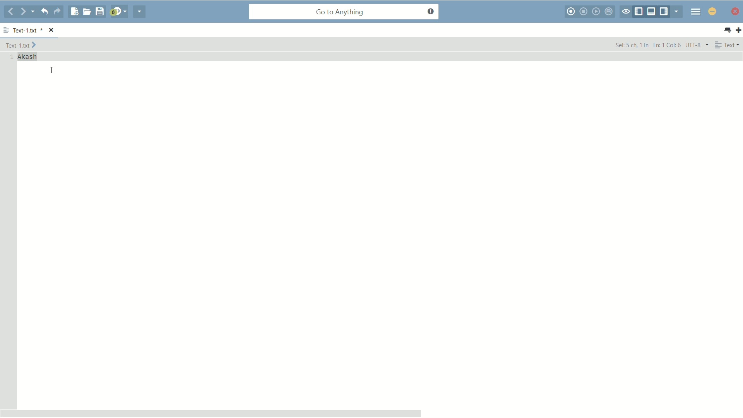  What do you see at coordinates (584, 11) in the screenshot?
I see `stop macro` at bounding box center [584, 11].